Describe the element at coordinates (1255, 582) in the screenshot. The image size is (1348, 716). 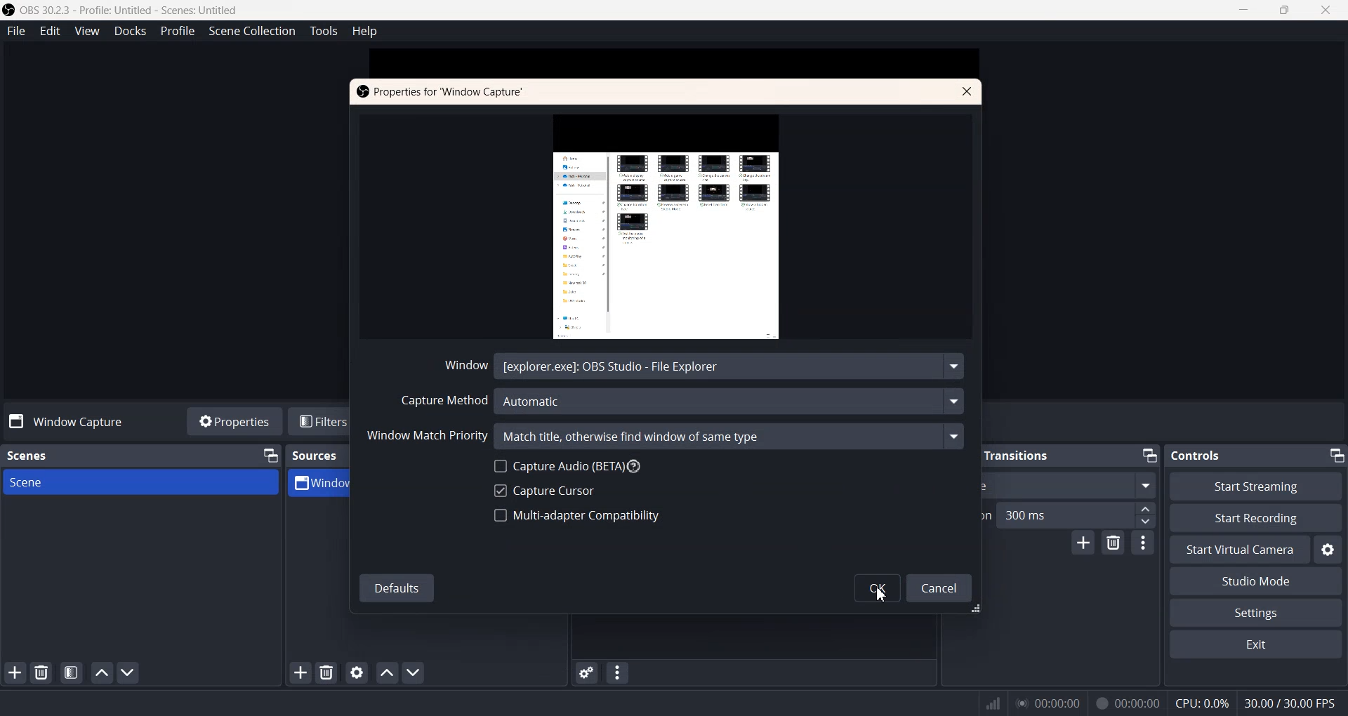
I see `Studio Mode` at that location.